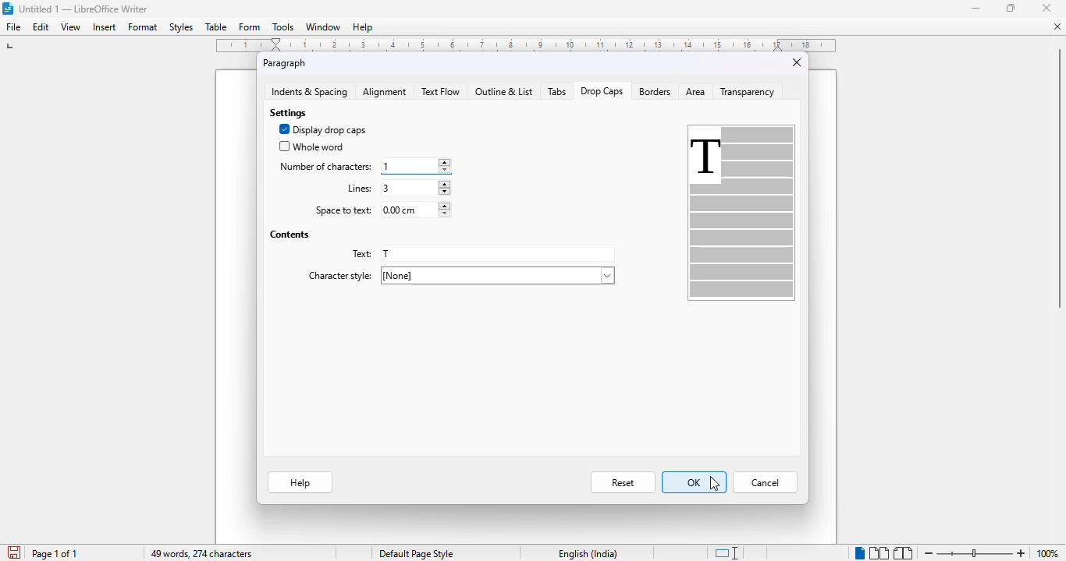 Image resolution: width=1066 pixels, height=561 pixels. I want to click on cancel, so click(766, 482).